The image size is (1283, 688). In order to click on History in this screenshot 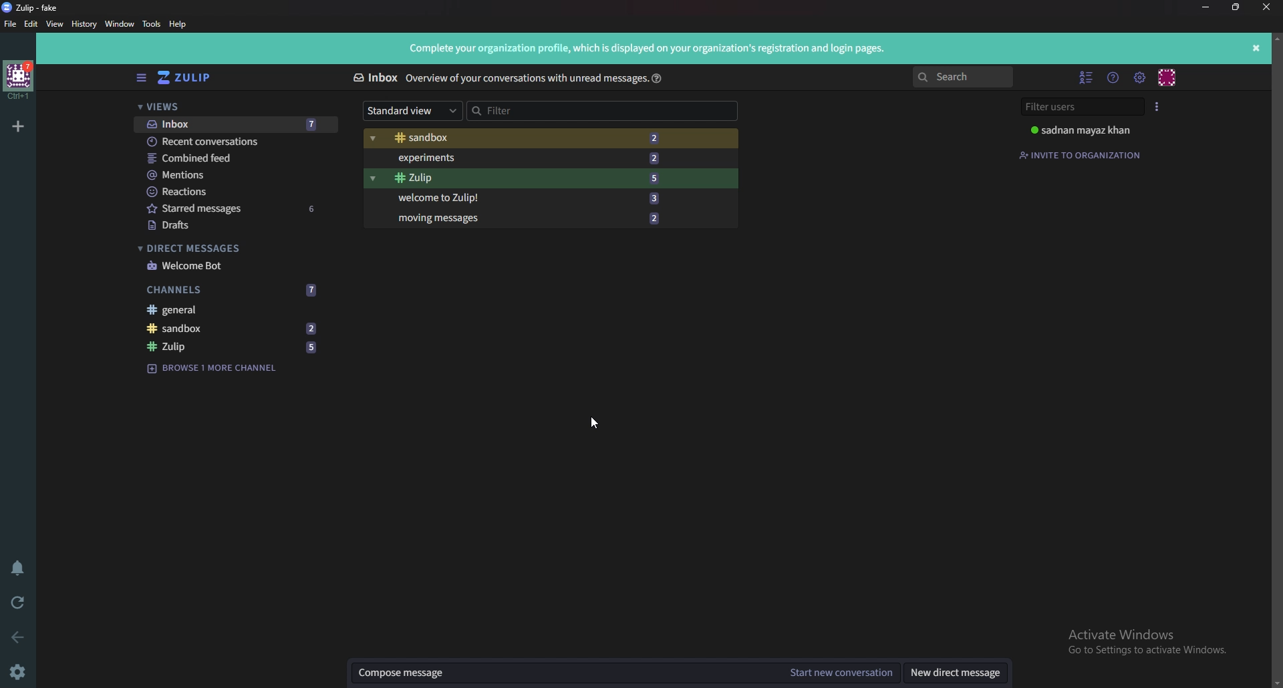, I will do `click(82, 24)`.